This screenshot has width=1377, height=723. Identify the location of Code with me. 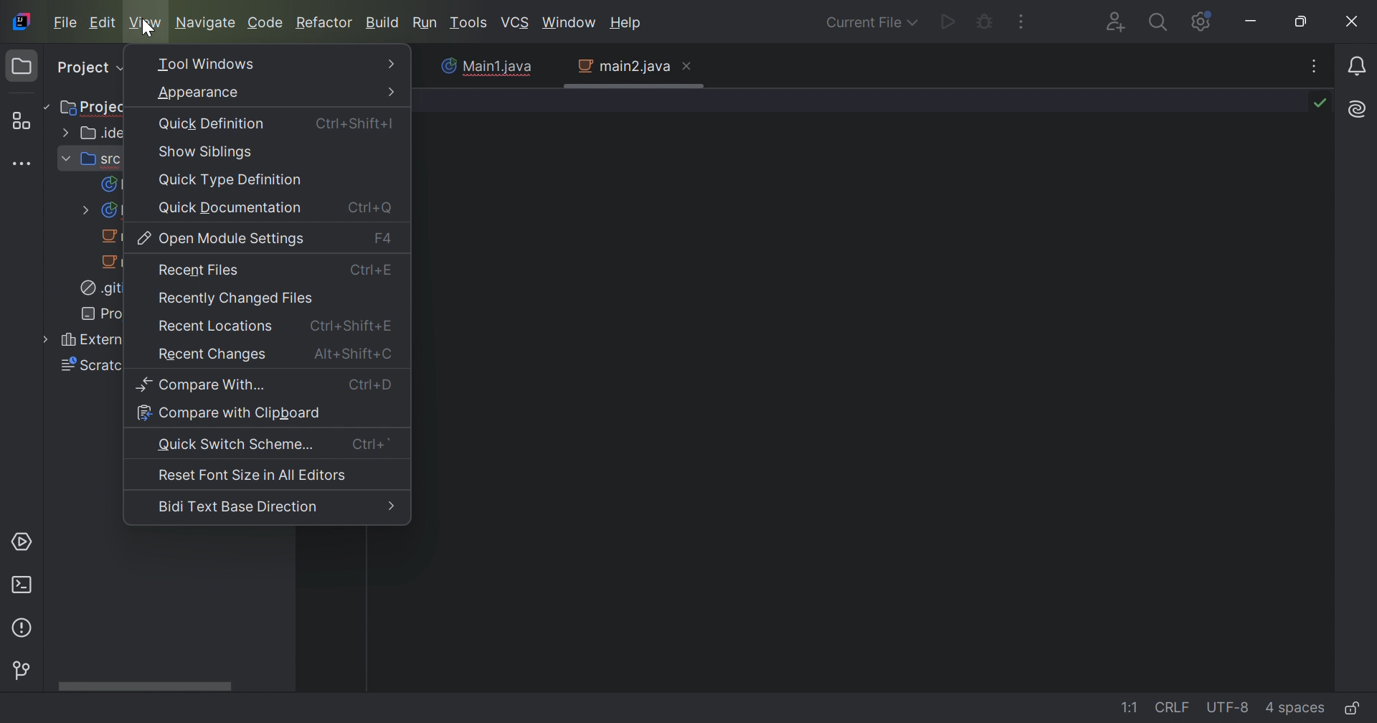
(1120, 24).